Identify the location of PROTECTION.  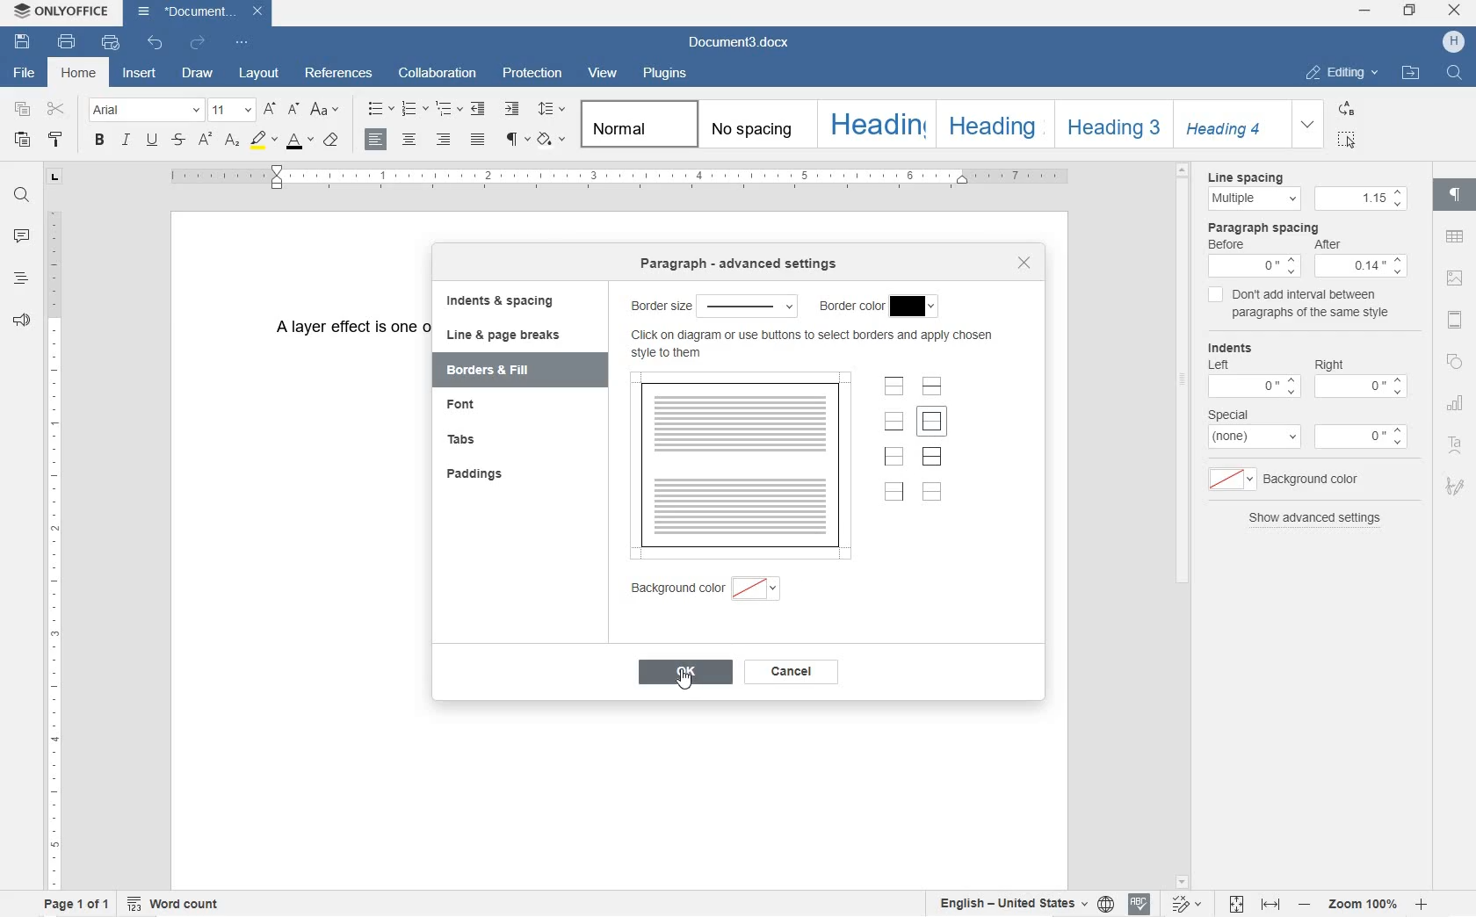
(534, 75).